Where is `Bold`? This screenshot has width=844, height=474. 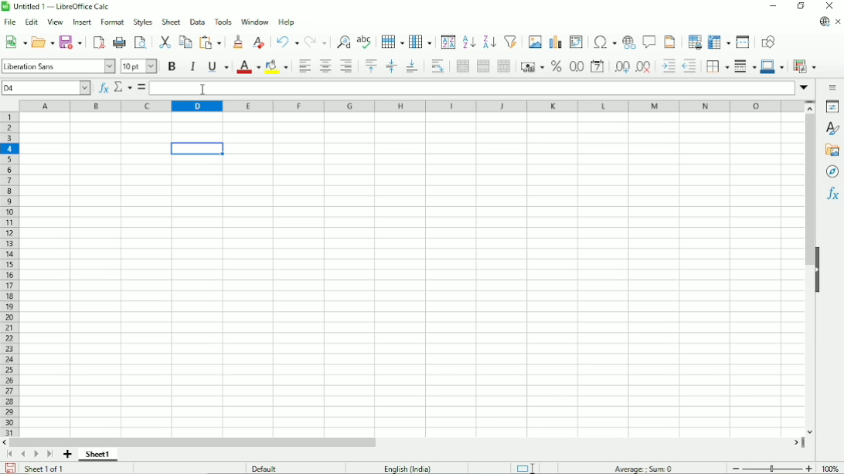
Bold is located at coordinates (171, 66).